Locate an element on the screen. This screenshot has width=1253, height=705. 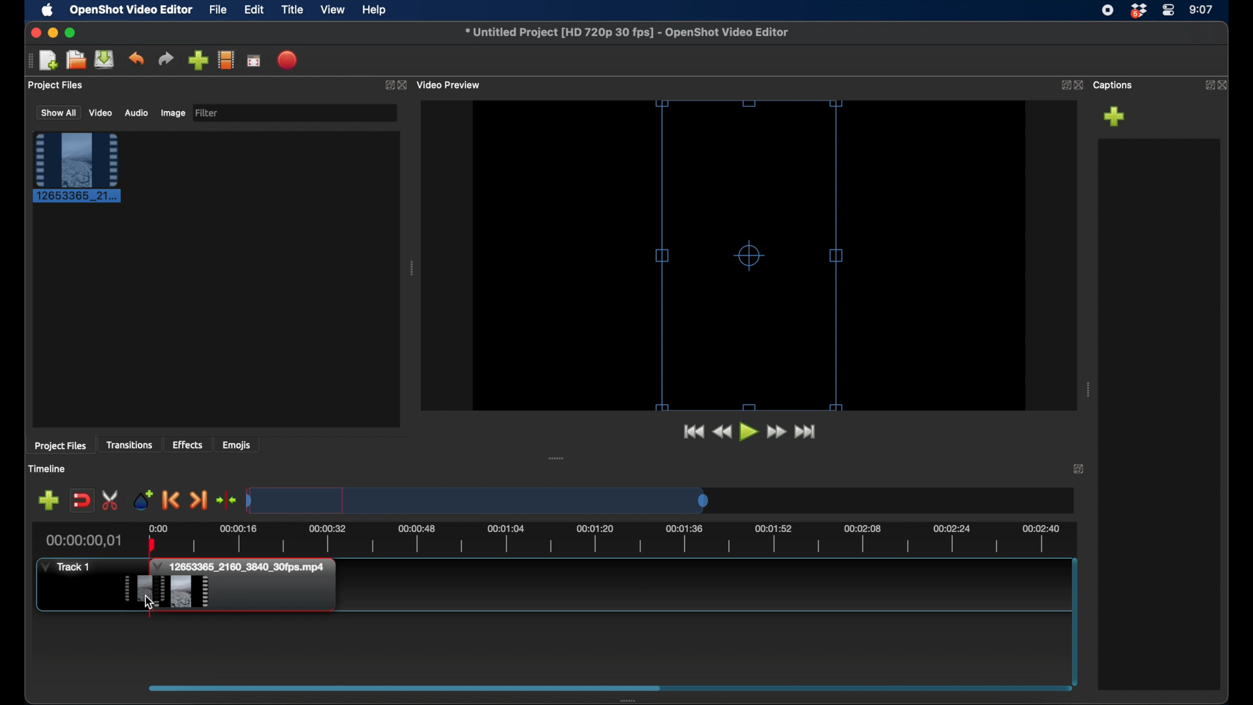
add marker is located at coordinates (48, 501).